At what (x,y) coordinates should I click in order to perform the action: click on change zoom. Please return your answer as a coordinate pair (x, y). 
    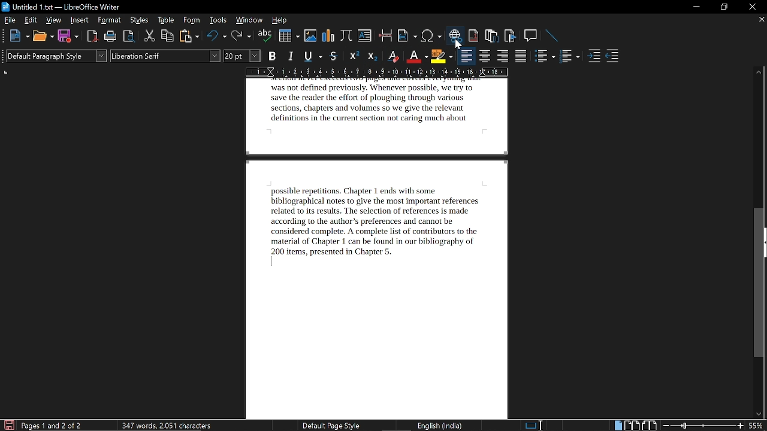
    Looking at the image, I should click on (702, 426).